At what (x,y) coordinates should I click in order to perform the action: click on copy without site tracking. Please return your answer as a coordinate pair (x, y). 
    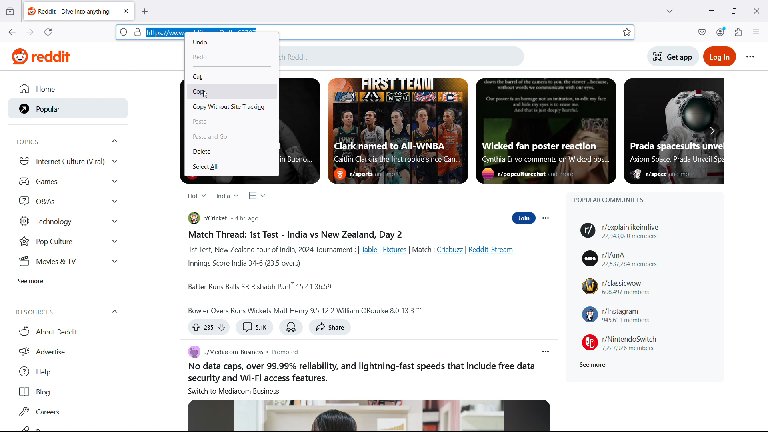
    Looking at the image, I should click on (232, 107).